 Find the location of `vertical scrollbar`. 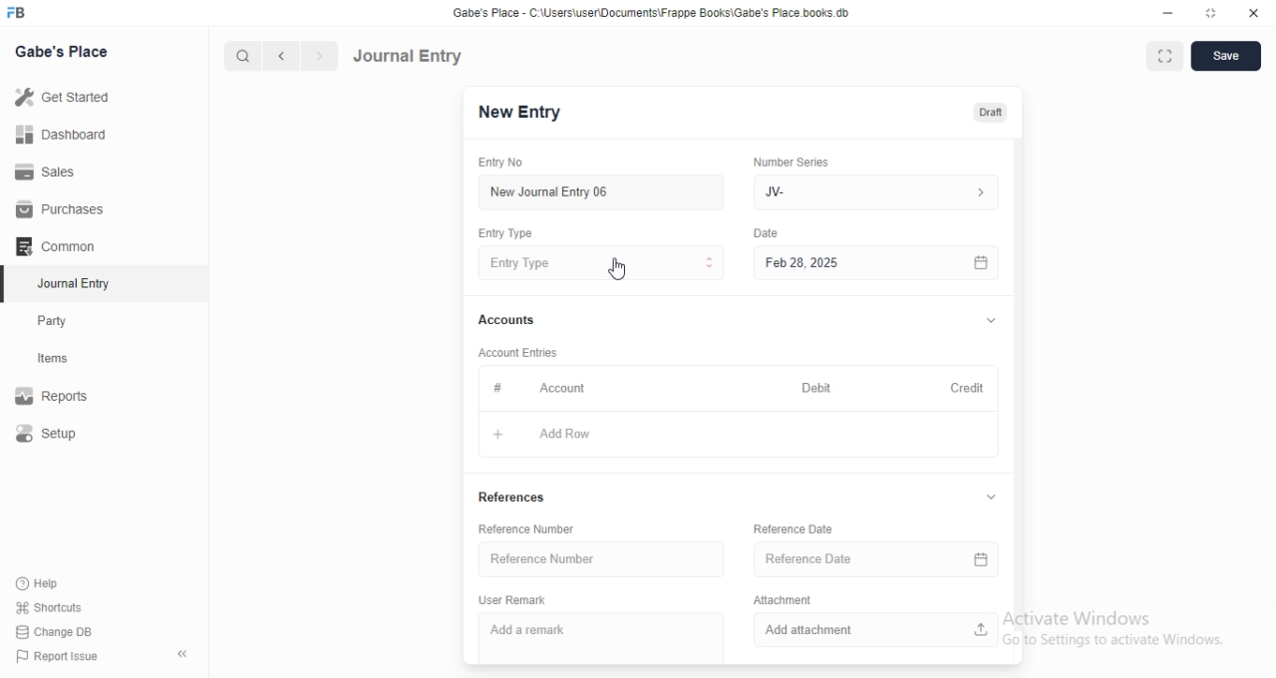

vertical scrollbar is located at coordinates (1017, 374).